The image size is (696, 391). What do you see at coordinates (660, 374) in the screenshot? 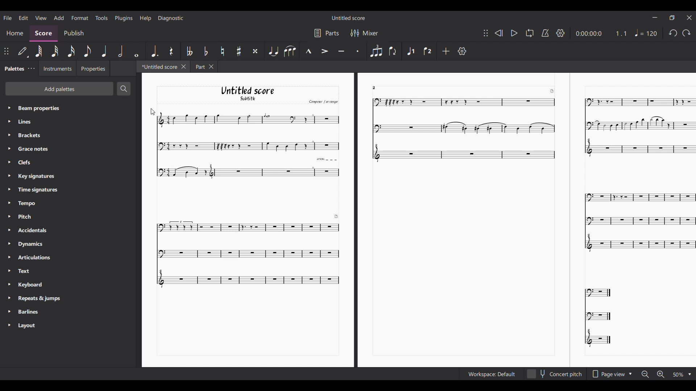
I see `Zoom in` at bounding box center [660, 374].